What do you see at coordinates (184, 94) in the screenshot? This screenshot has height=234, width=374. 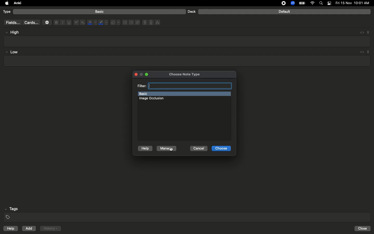 I see `Basic` at bounding box center [184, 94].